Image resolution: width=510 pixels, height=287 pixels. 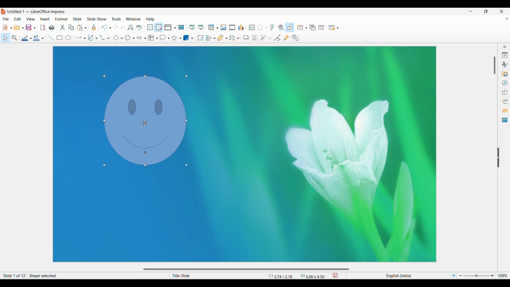 What do you see at coordinates (6, 38) in the screenshot?
I see `Select` at bounding box center [6, 38].